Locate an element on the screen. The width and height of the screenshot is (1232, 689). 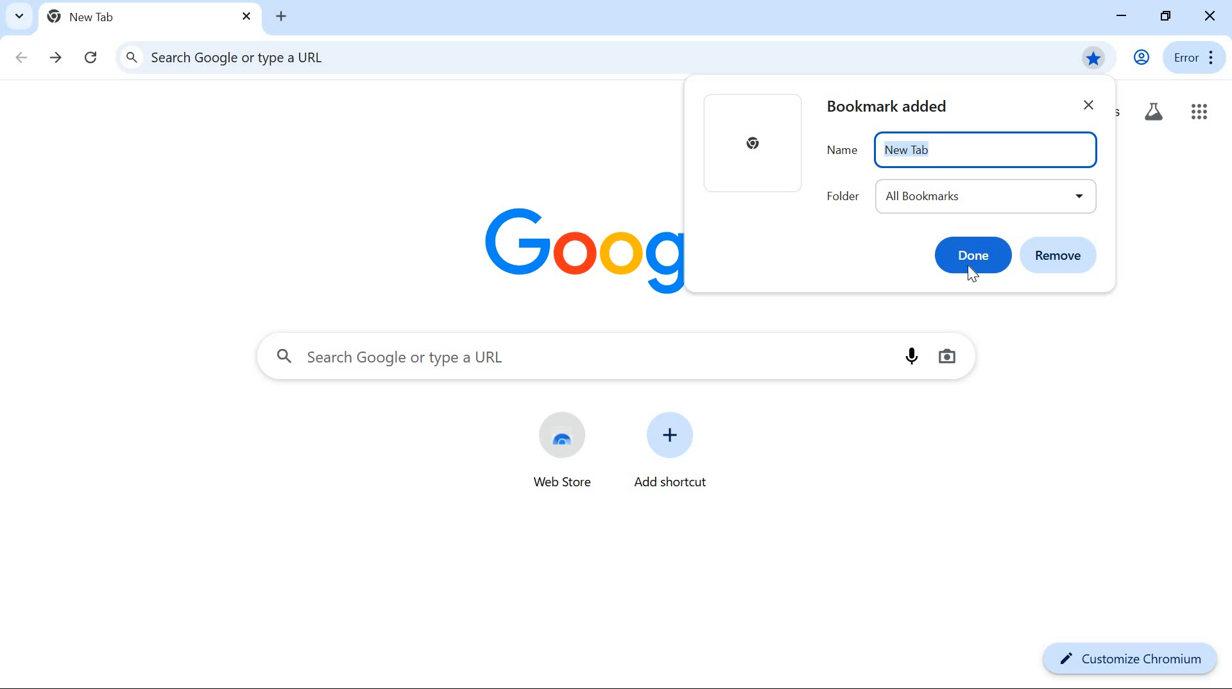
all bookmarks is located at coordinates (986, 196).